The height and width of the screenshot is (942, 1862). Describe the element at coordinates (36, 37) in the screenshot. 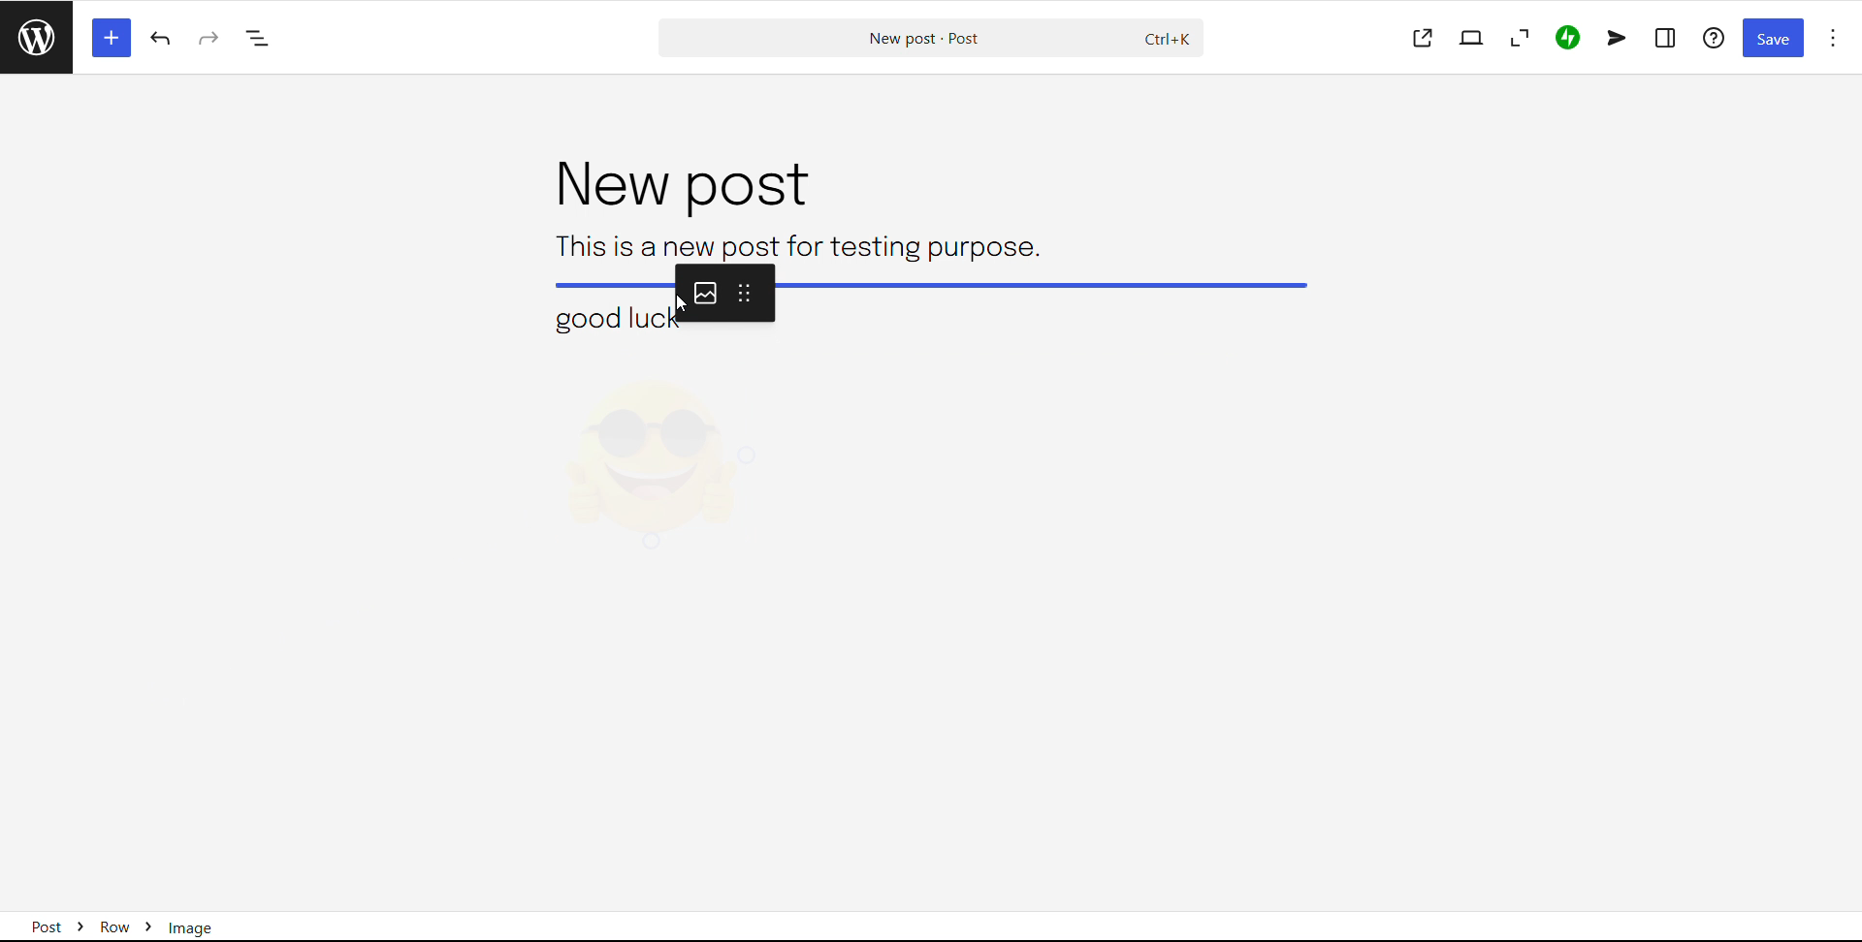

I see `read posts` at that location.